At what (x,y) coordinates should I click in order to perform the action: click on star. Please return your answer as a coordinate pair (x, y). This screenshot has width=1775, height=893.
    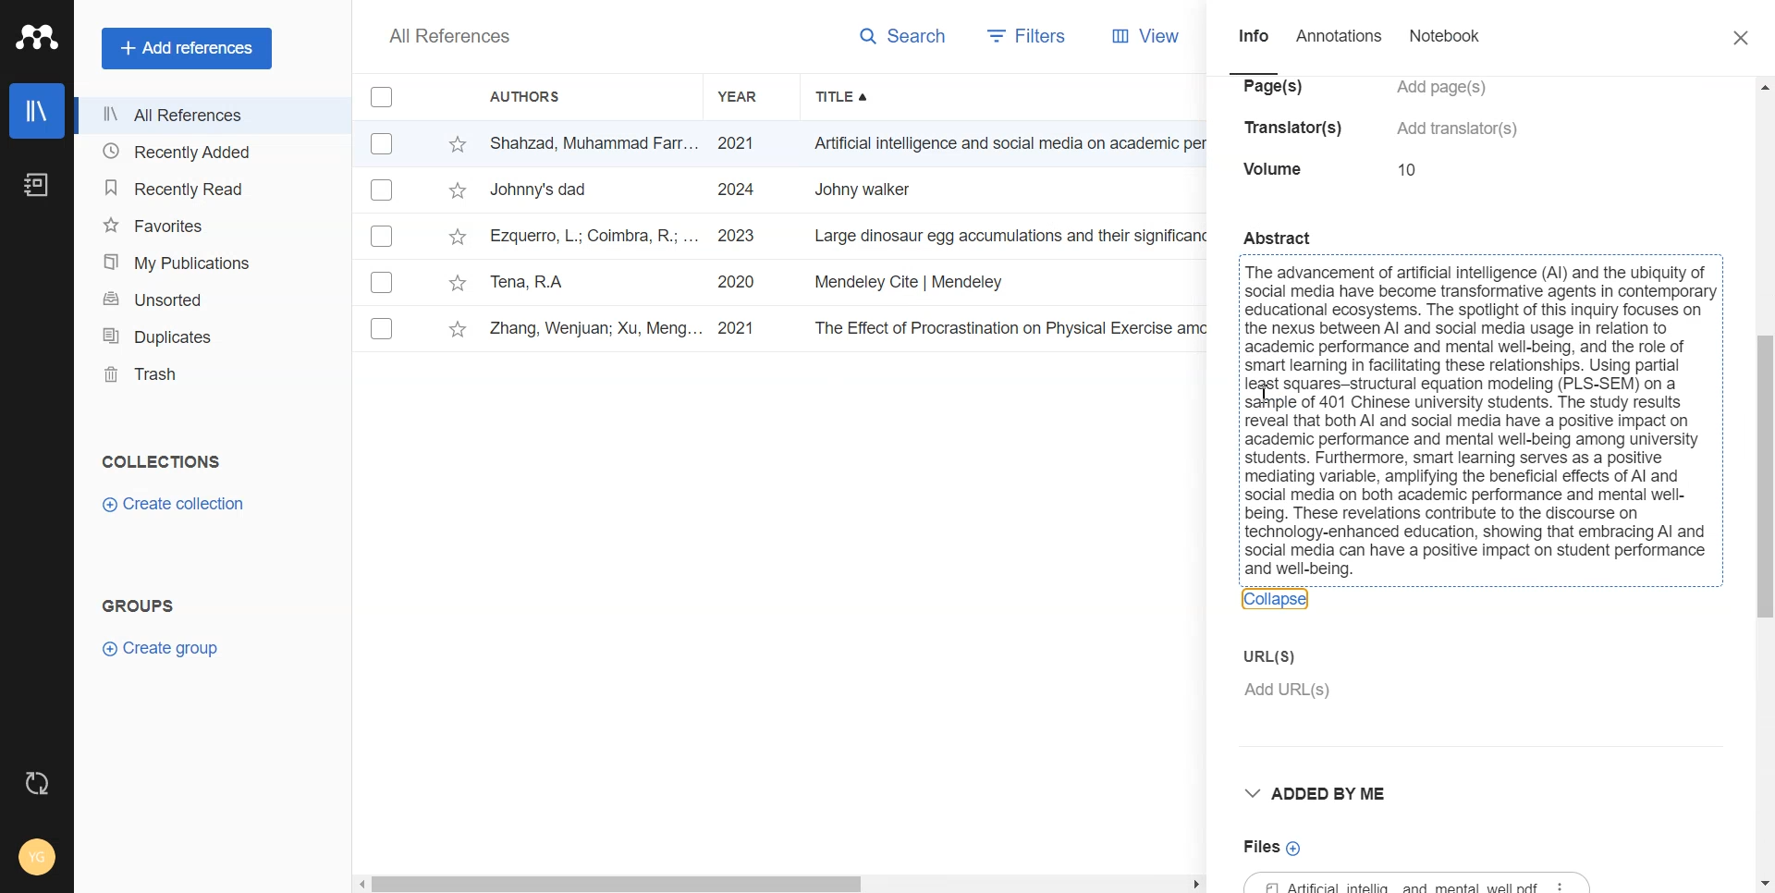
    Looking at the image, I should click on (459, 329).